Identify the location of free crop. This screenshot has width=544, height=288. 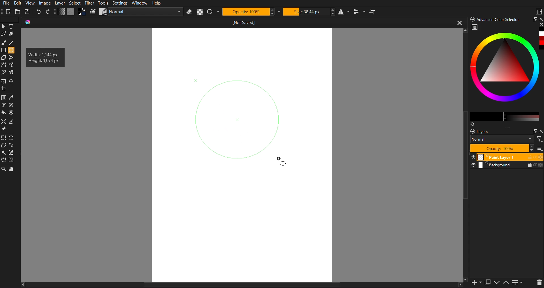
(12, 82).